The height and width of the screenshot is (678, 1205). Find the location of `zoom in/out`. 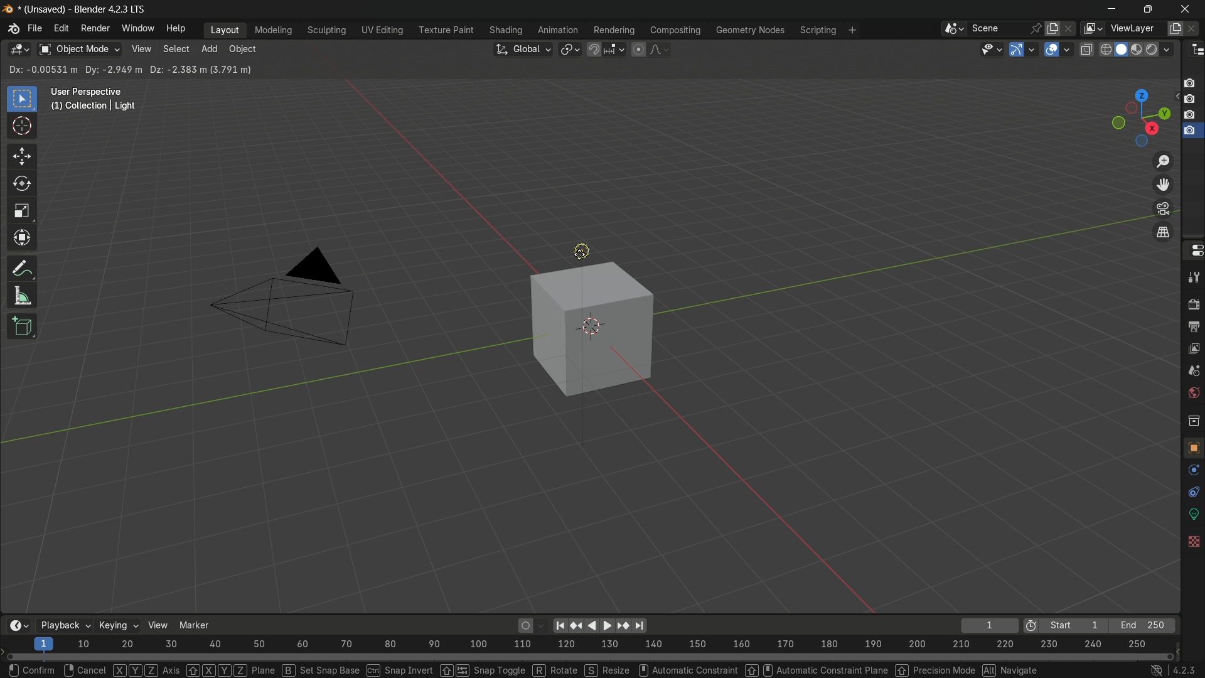

zoom in/out is located at coordinates (1163, 161).